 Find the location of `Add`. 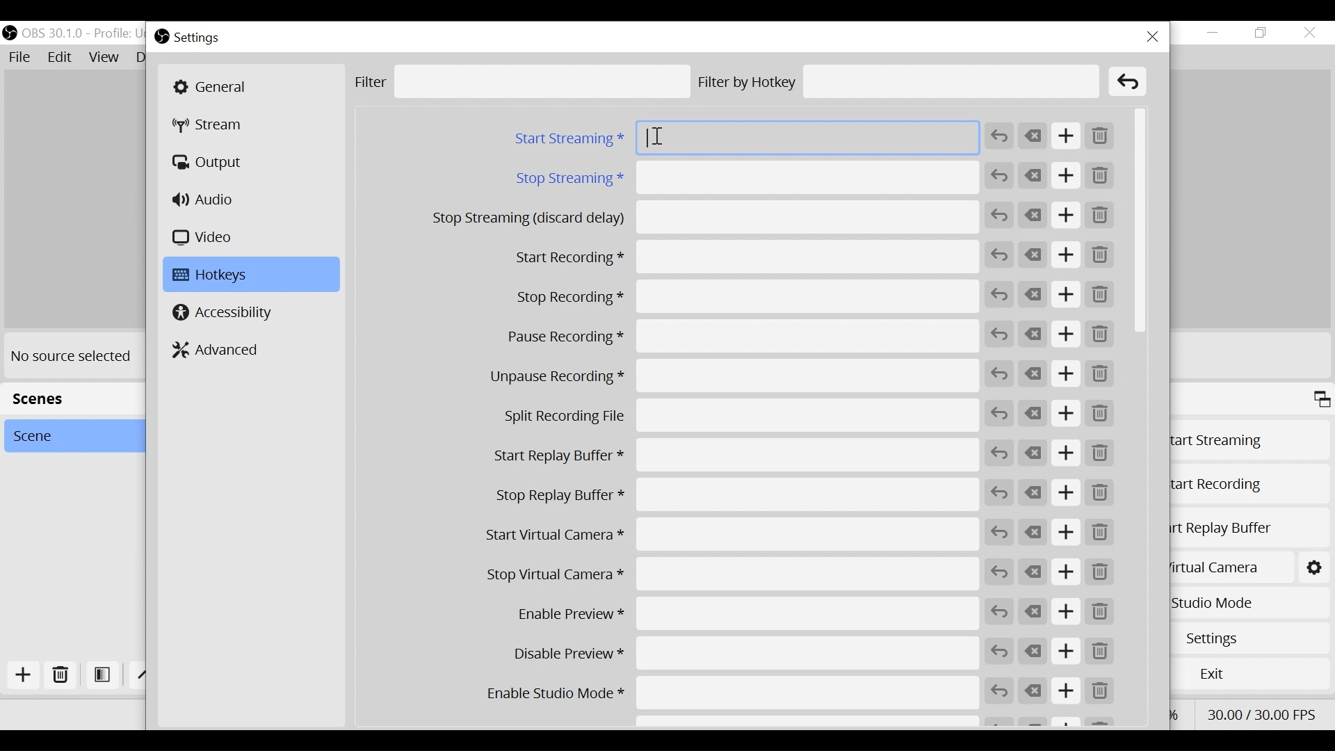

Add is located at coordinates (1067, 216).